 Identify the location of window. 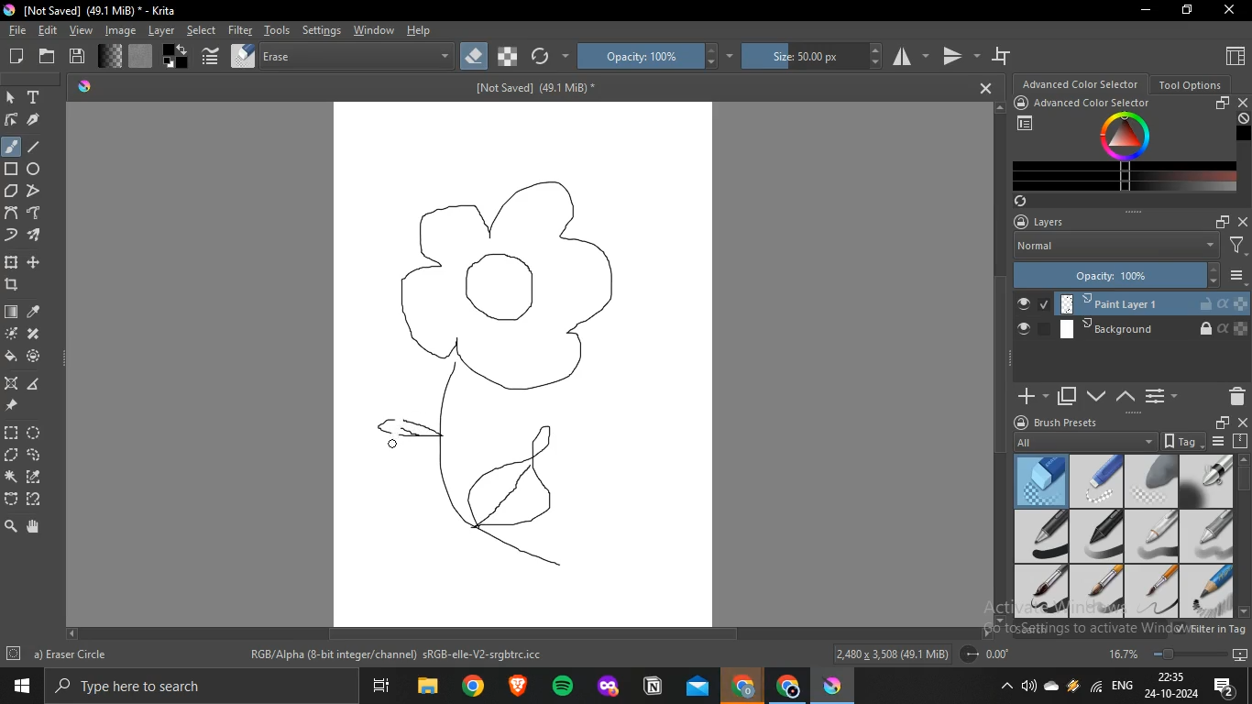
(372, 30).